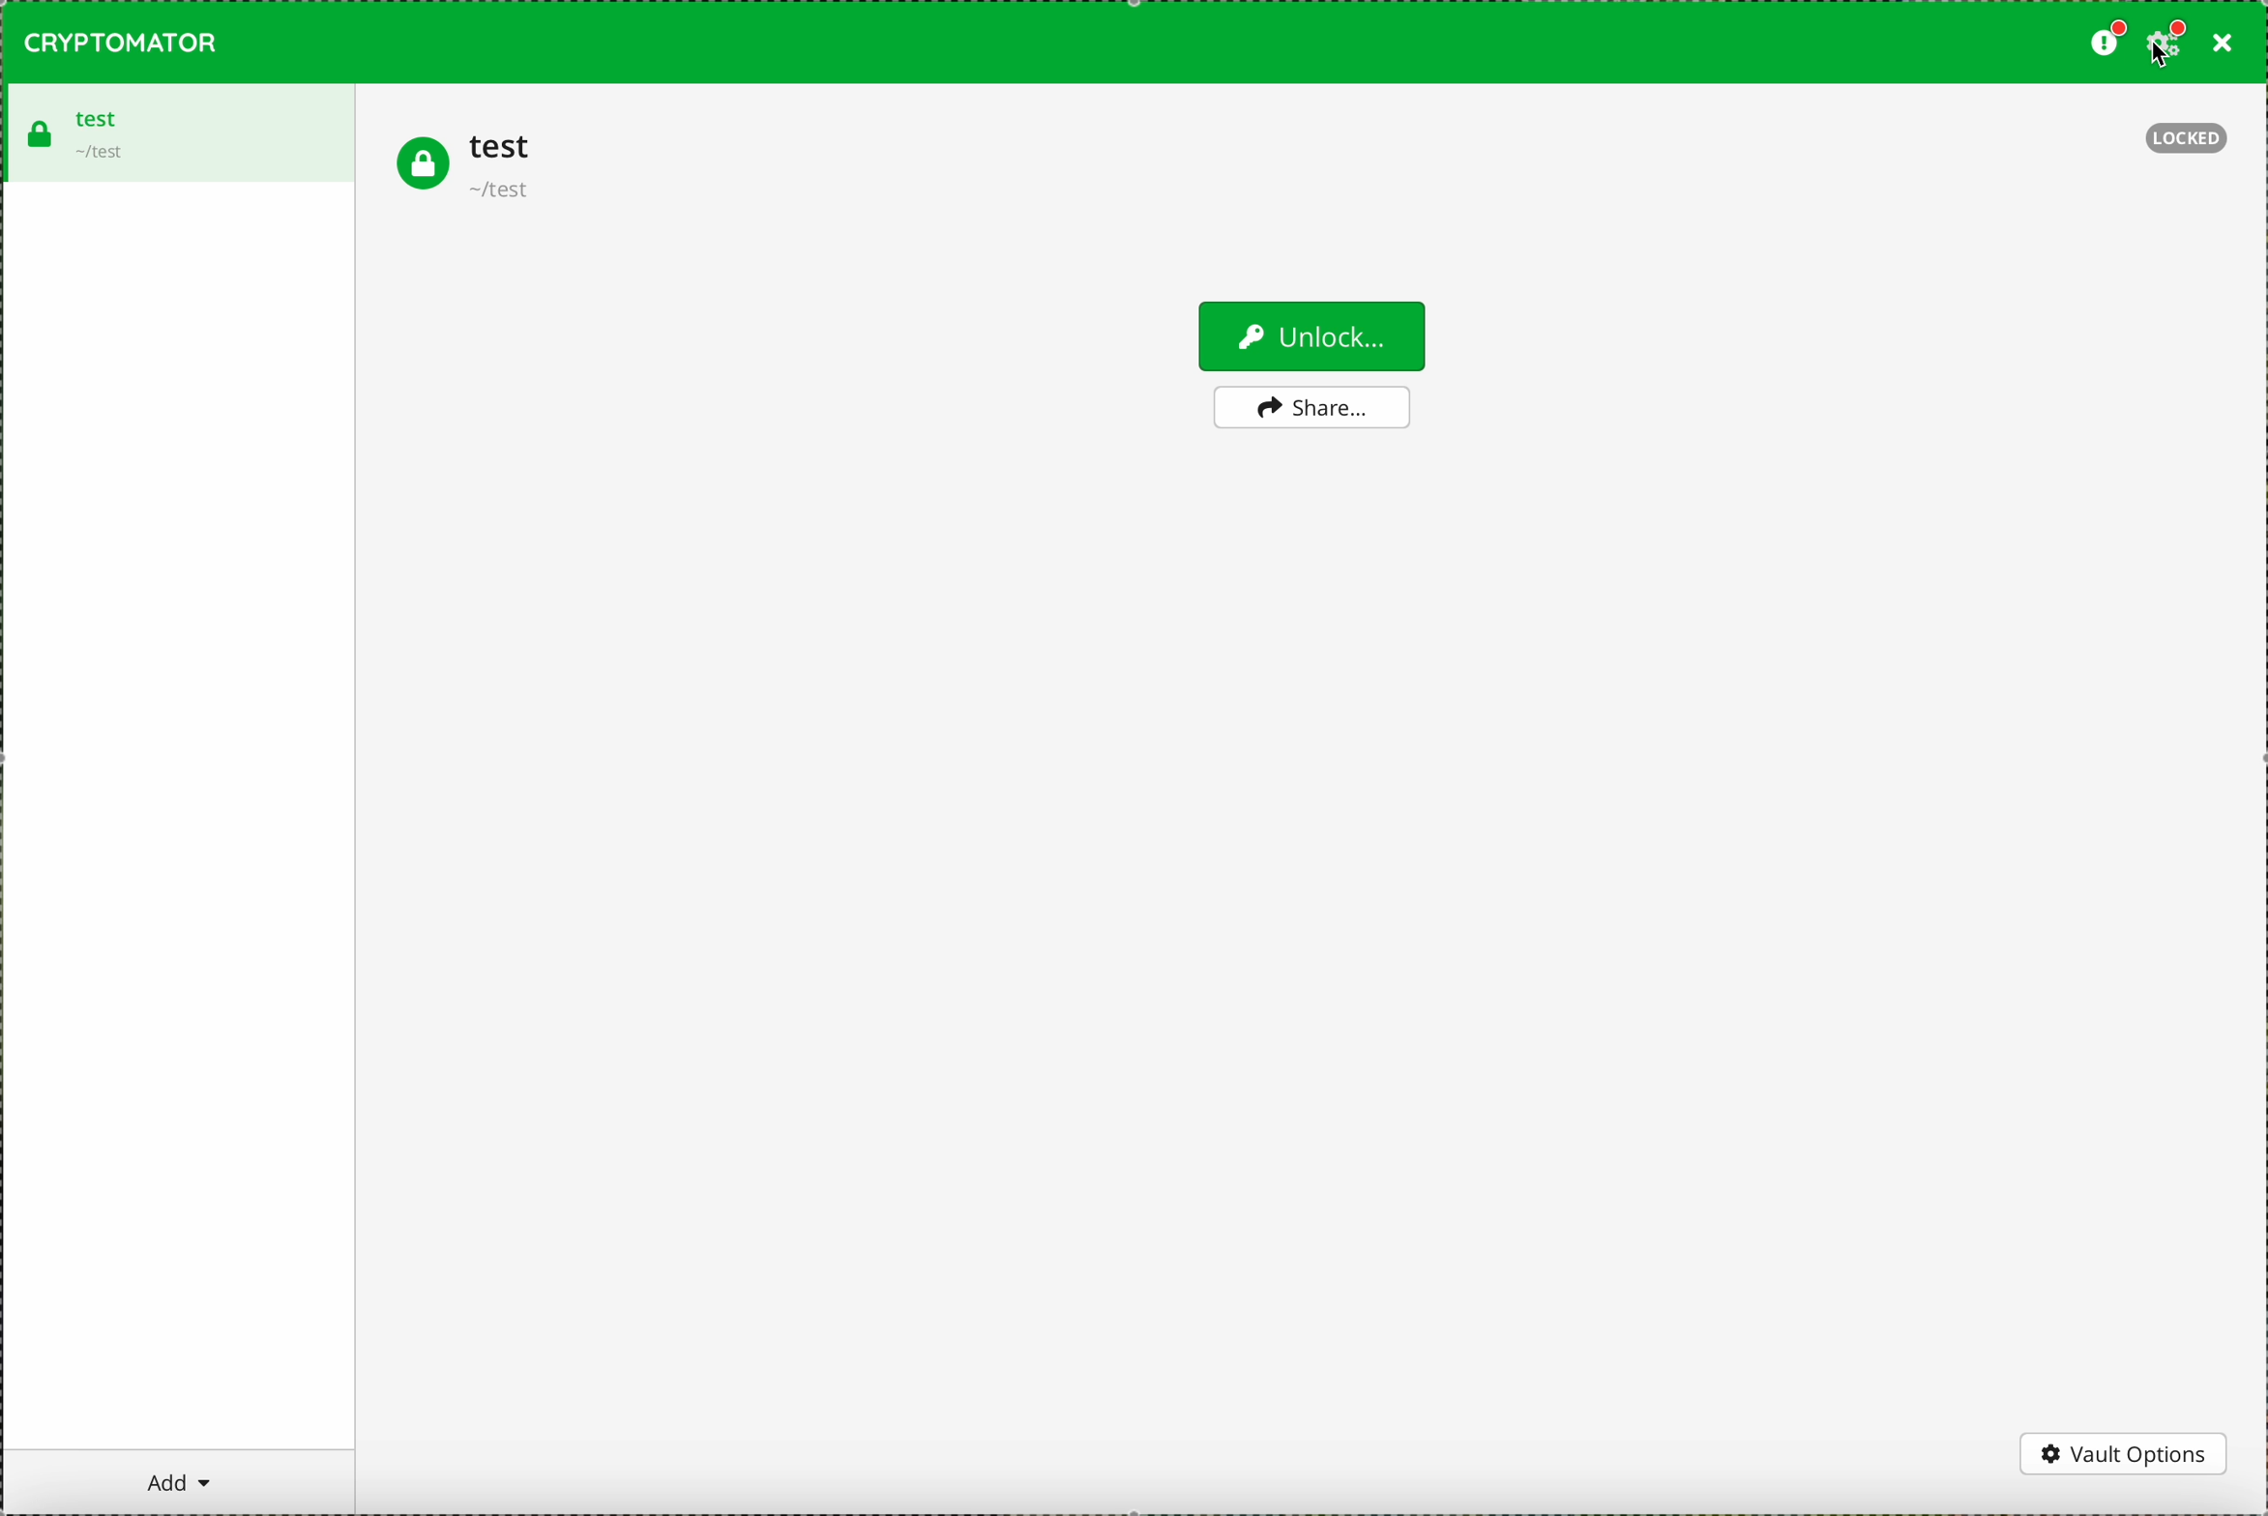 Image resolution: width=2268 pixels, height=1516 pixels. Describe the element at coordinates (2220, 46) in the screenshot. I see `close program` at that location.